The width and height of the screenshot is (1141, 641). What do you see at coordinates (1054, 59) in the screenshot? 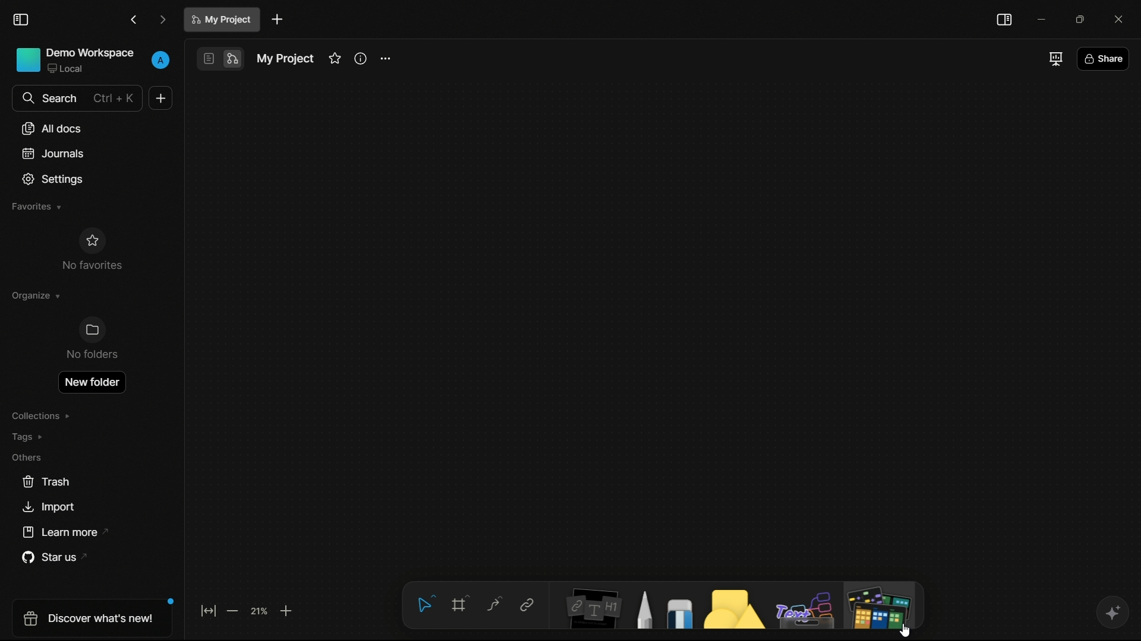
I see `full screen` at bounding box center [1054, 59].